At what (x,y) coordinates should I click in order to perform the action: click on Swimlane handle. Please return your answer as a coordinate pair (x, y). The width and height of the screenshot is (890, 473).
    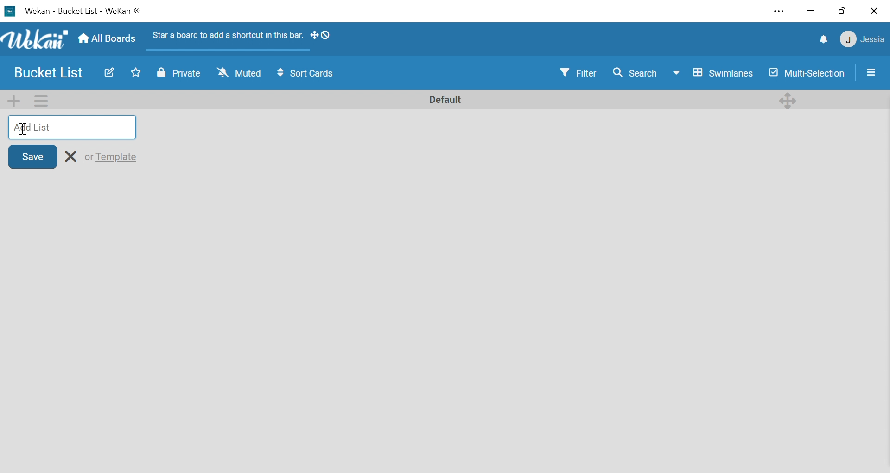
    Looking at the image, I should click on (788, 99).